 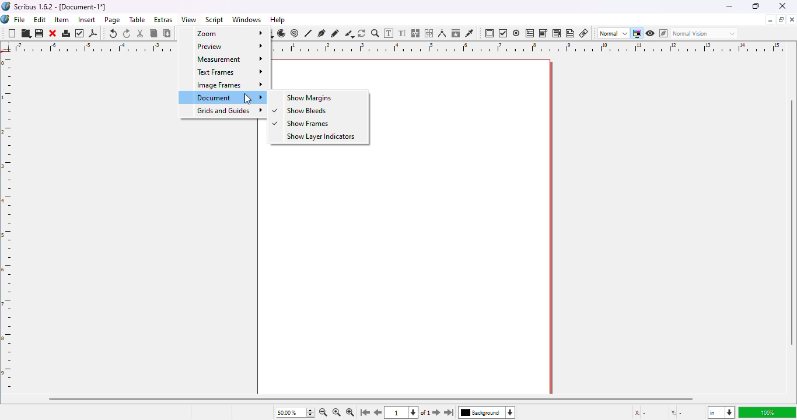 I want to click on horizontal scroll bar, so click(x=370, y=398).